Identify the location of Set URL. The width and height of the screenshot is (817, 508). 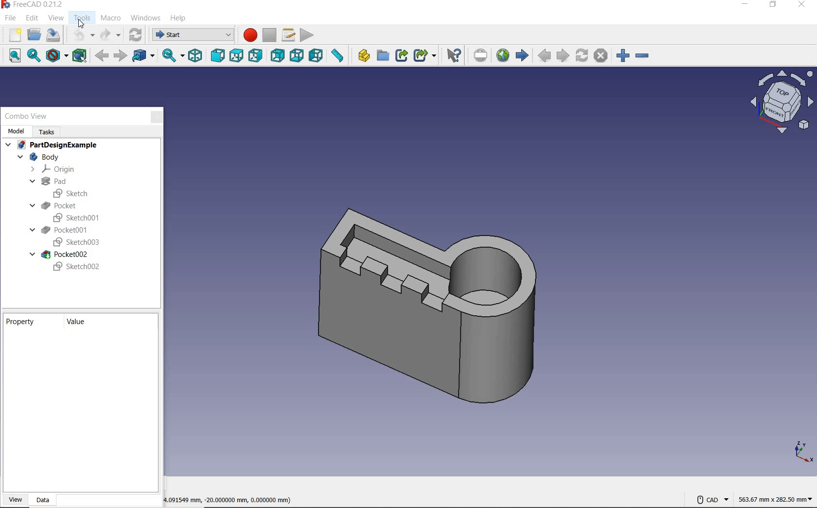
(479, 55).